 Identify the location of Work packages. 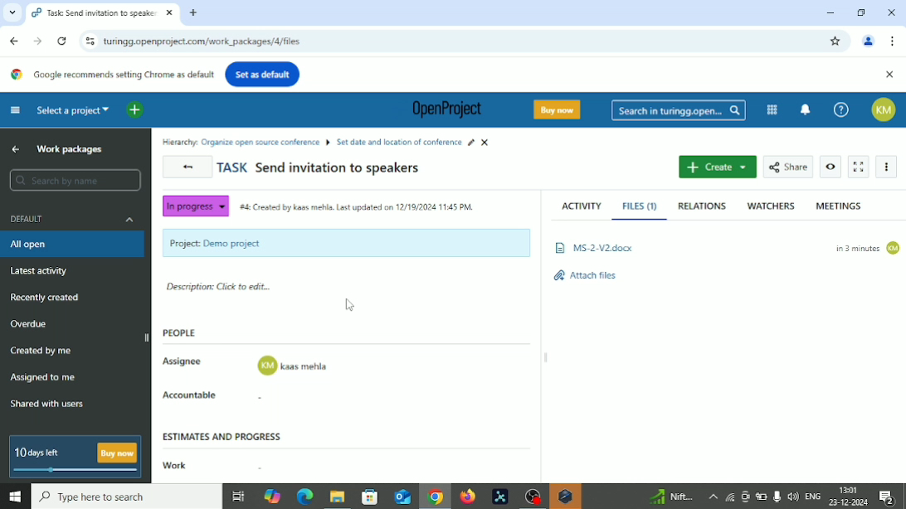
(75, 149).